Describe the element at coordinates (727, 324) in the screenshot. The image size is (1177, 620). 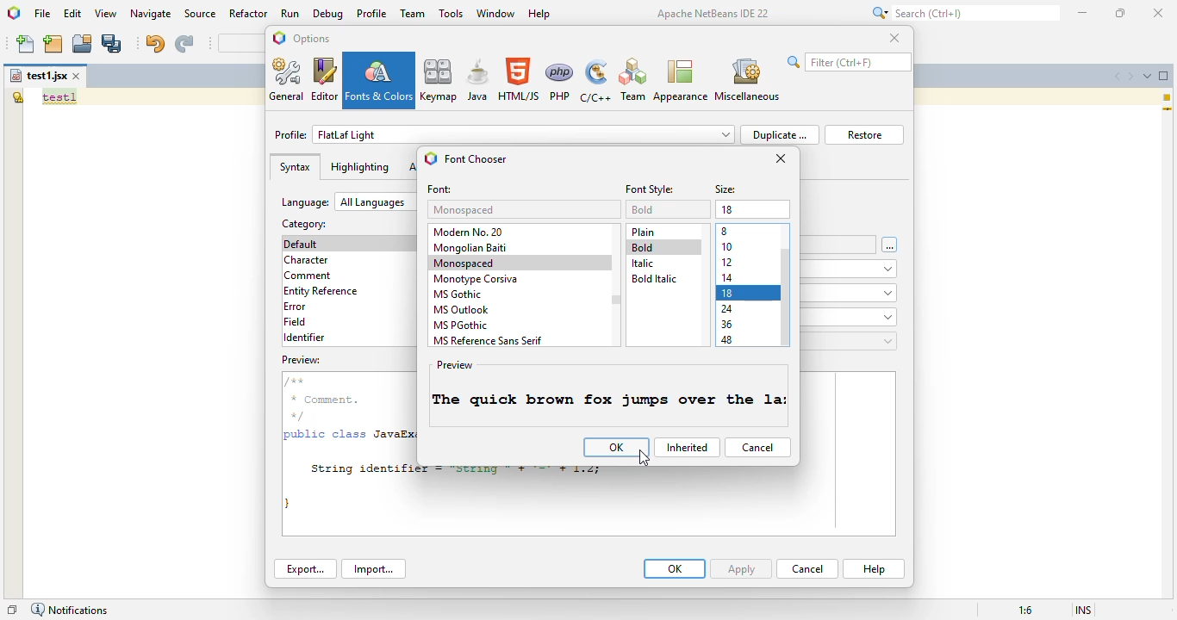
I see `36` at that location.